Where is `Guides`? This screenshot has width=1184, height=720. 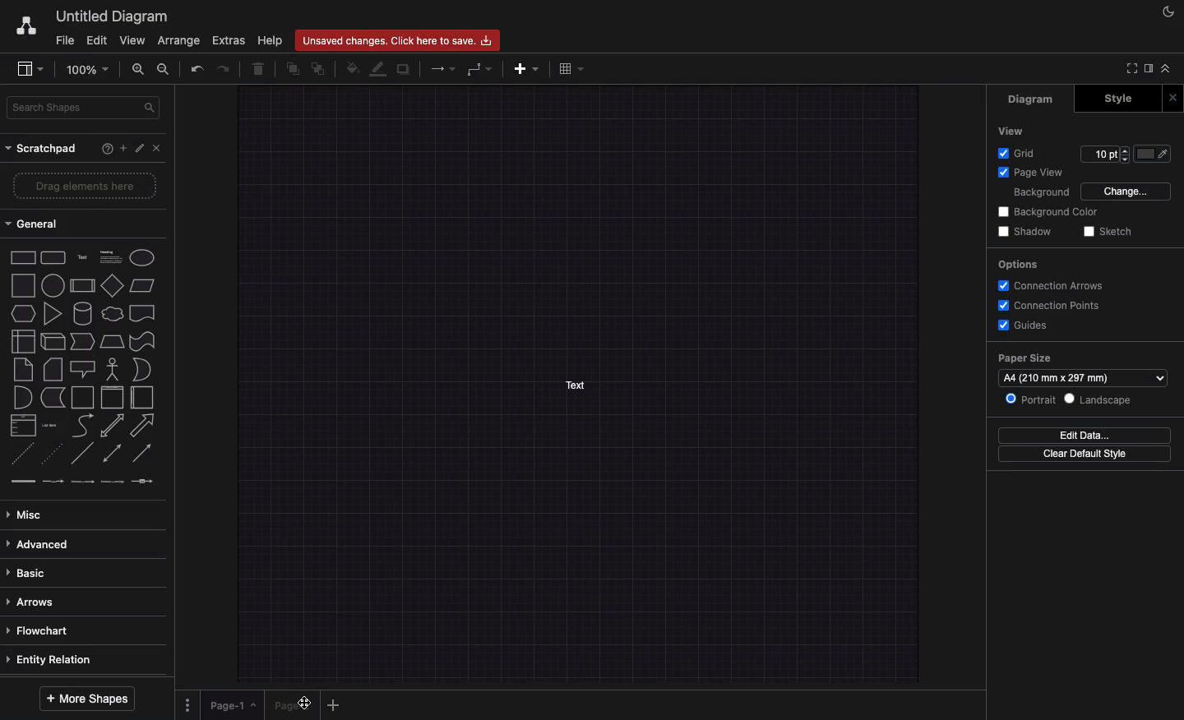 Guides is located at coordinates (1028, 325).